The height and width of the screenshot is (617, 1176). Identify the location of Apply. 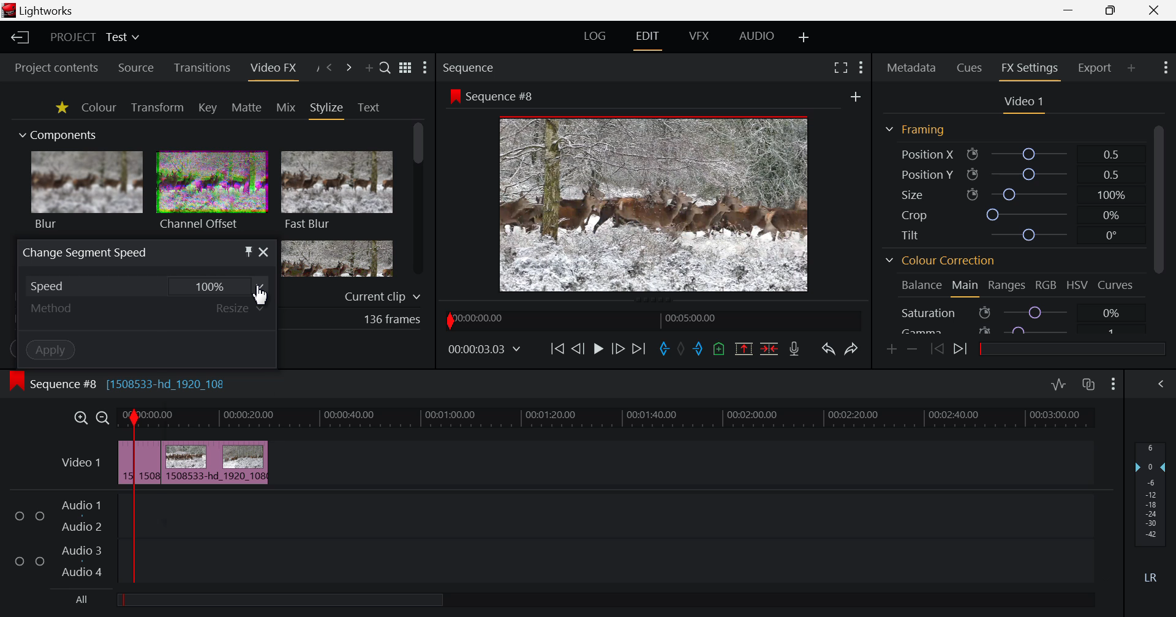
(49, 351).